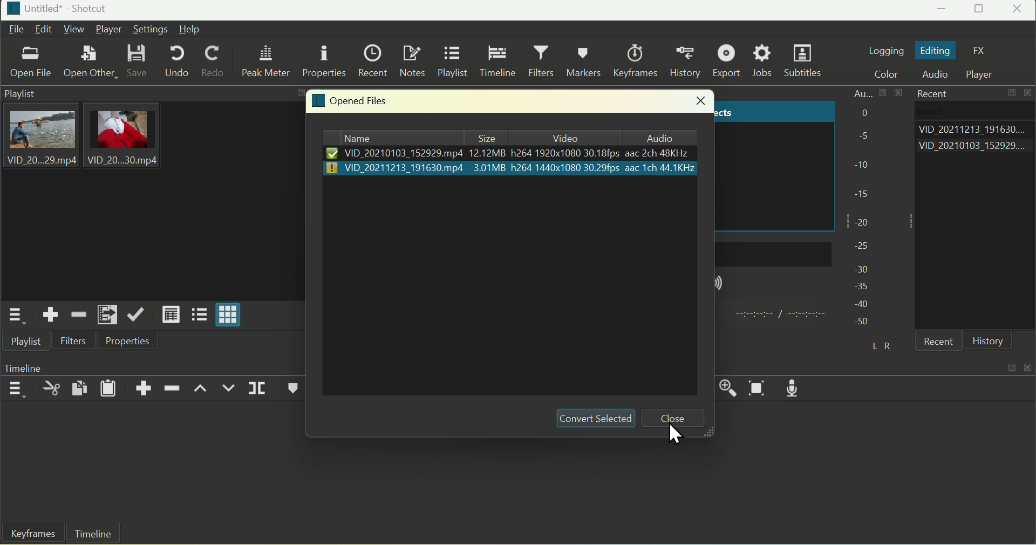 The image size is (1036, 545). What do you see at coordinates (171, 315) in the screenshot?
I see `View as details` at bounding box center [171, 315].